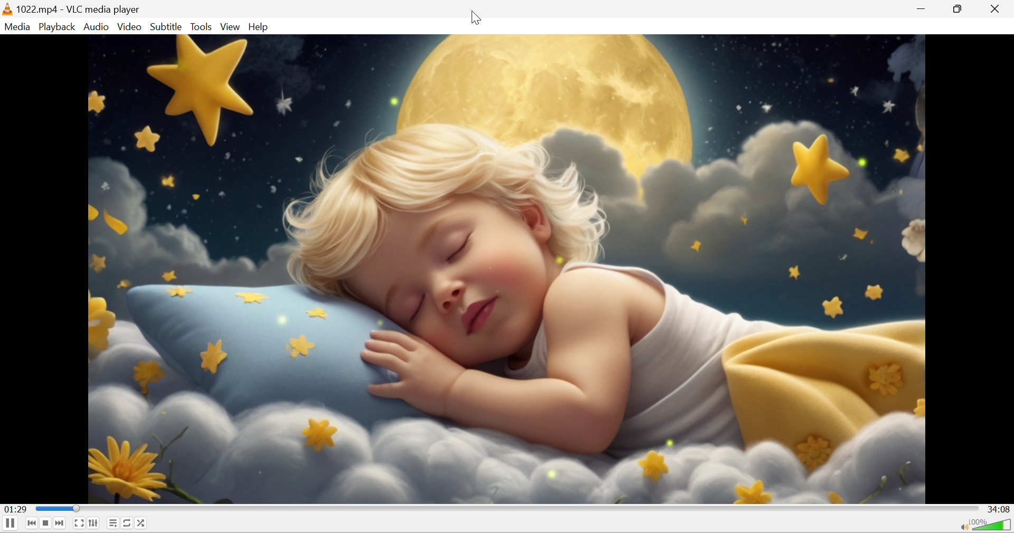 This screenshot has height=533, width=1014. I want to click on Playback, so click(58, 27).